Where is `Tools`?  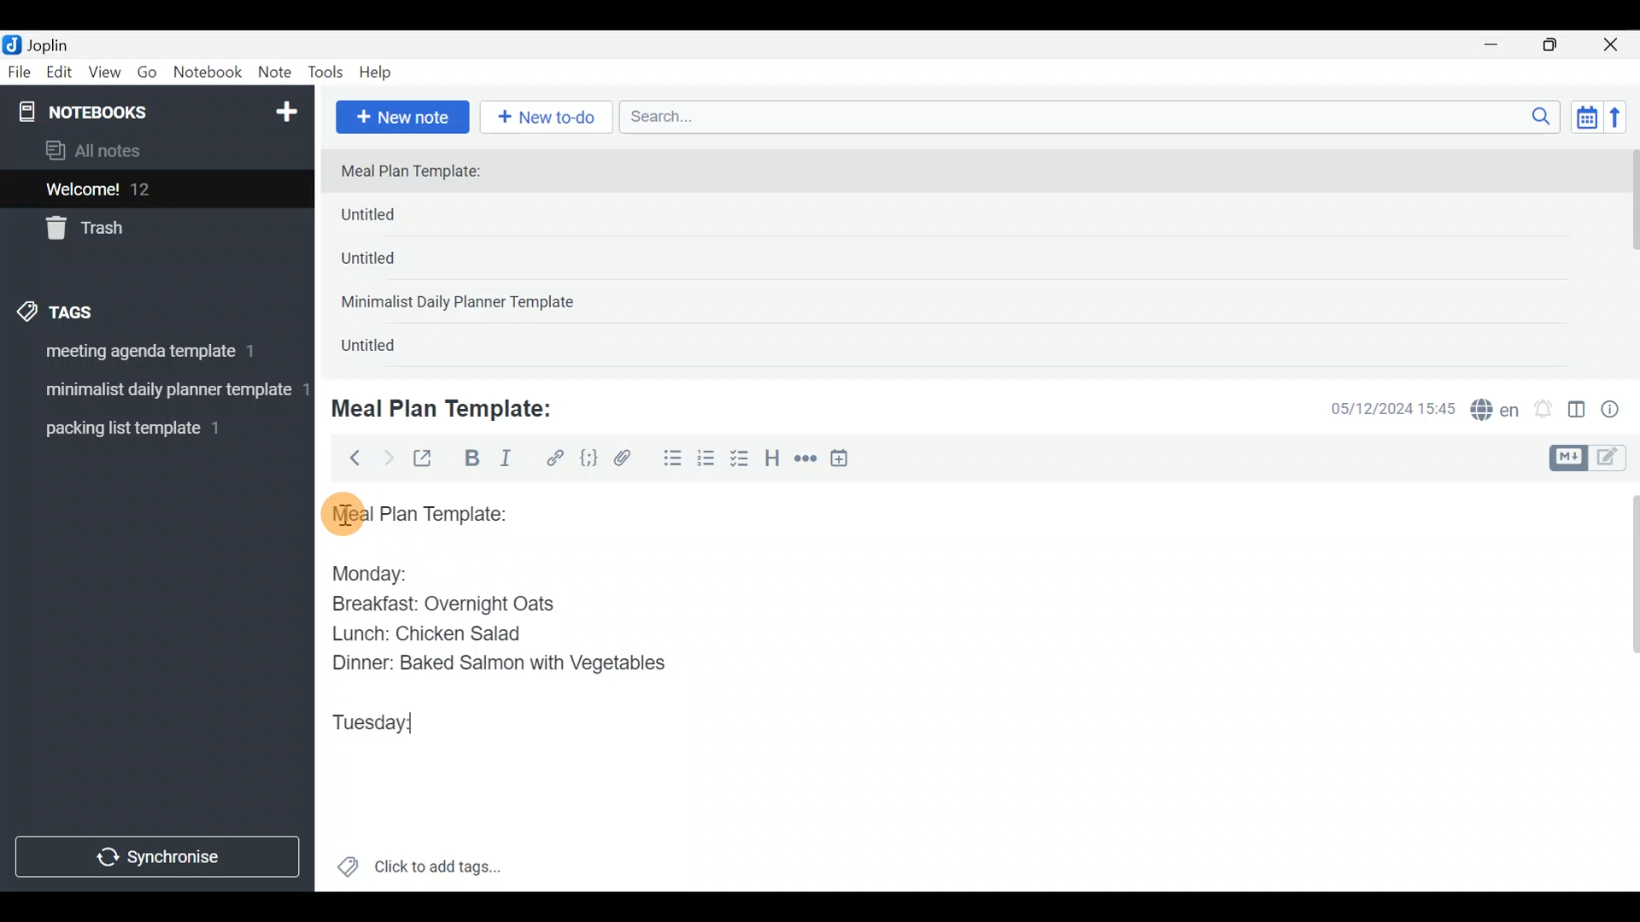
Tools is located at coordinates (326, 73).